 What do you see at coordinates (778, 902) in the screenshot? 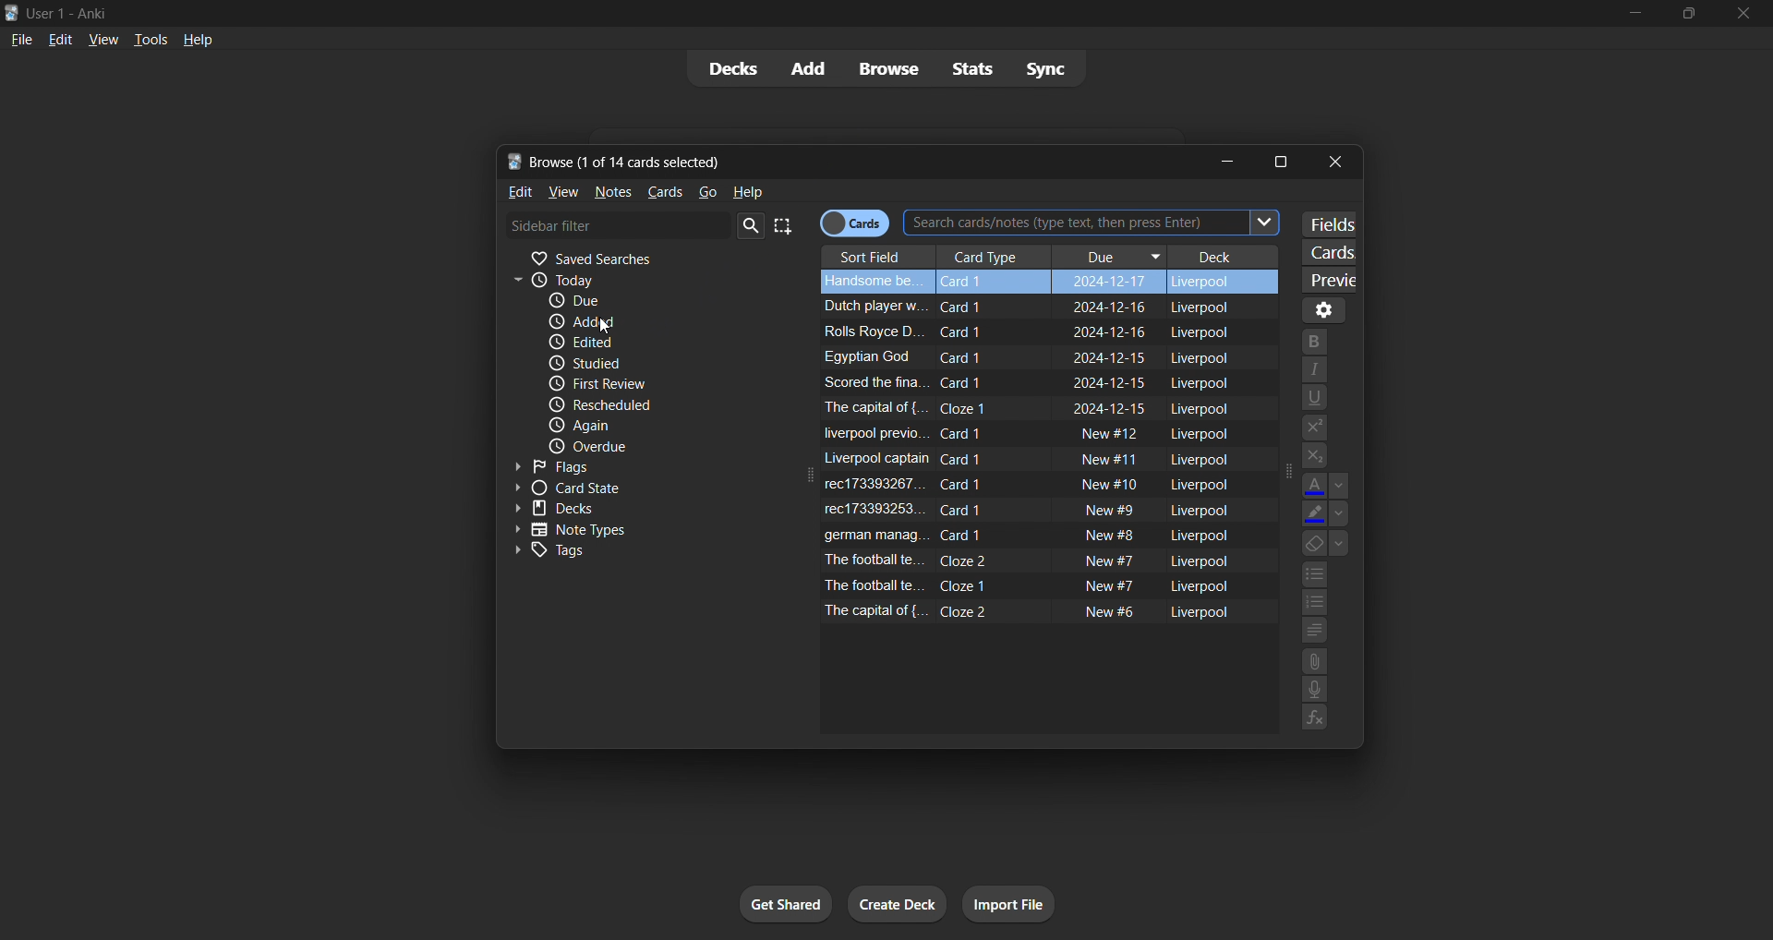
I see `get shared` at bounding box center [778, 902].